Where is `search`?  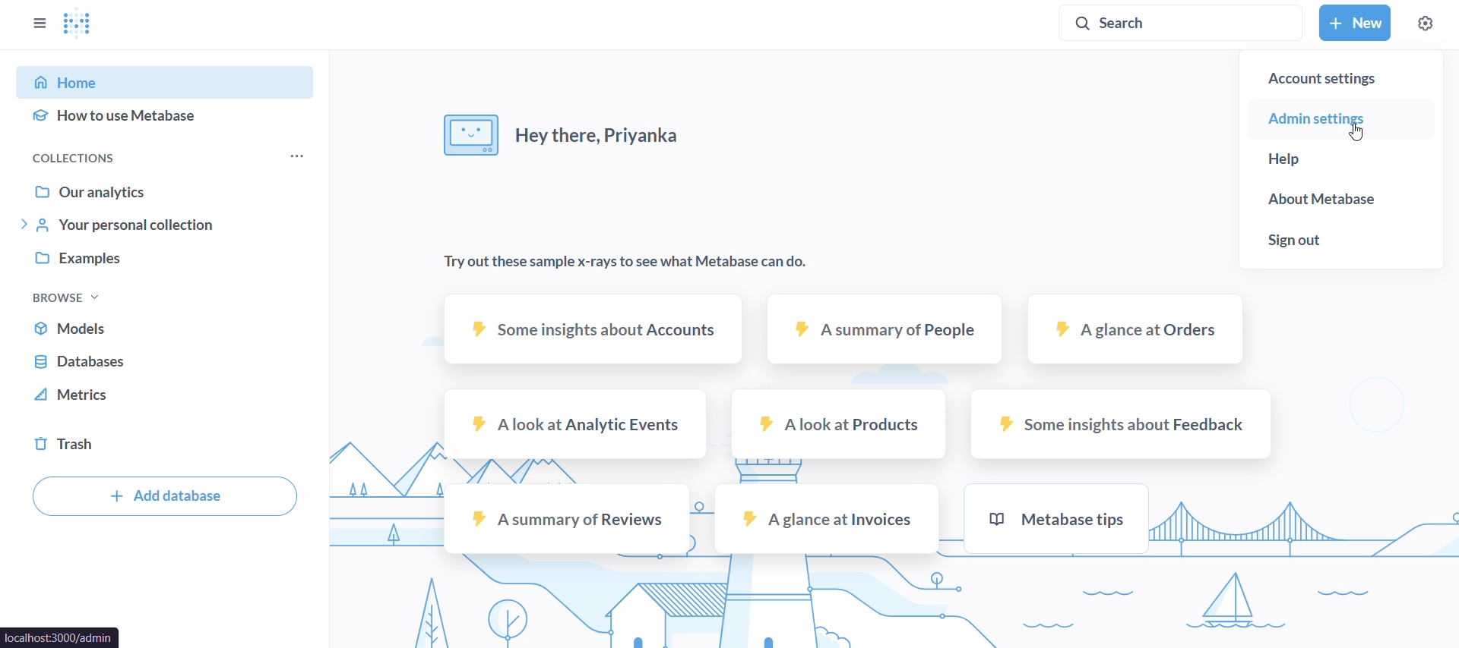 search is located at coordinates (1183, 24).